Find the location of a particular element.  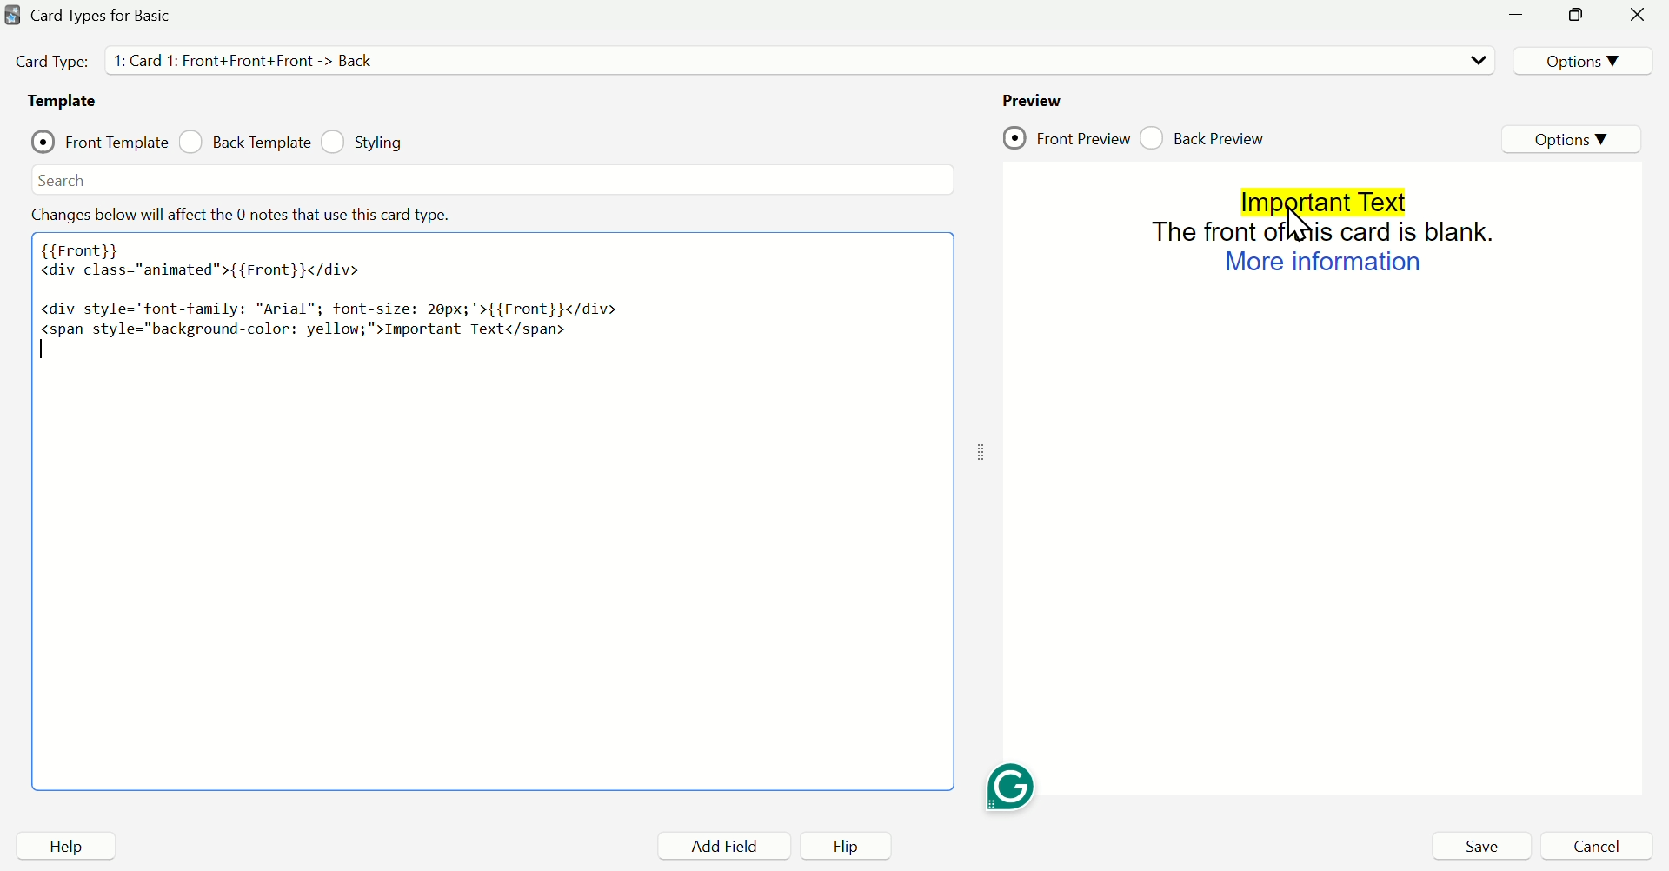

Close is located at coordinates (1638, 16).